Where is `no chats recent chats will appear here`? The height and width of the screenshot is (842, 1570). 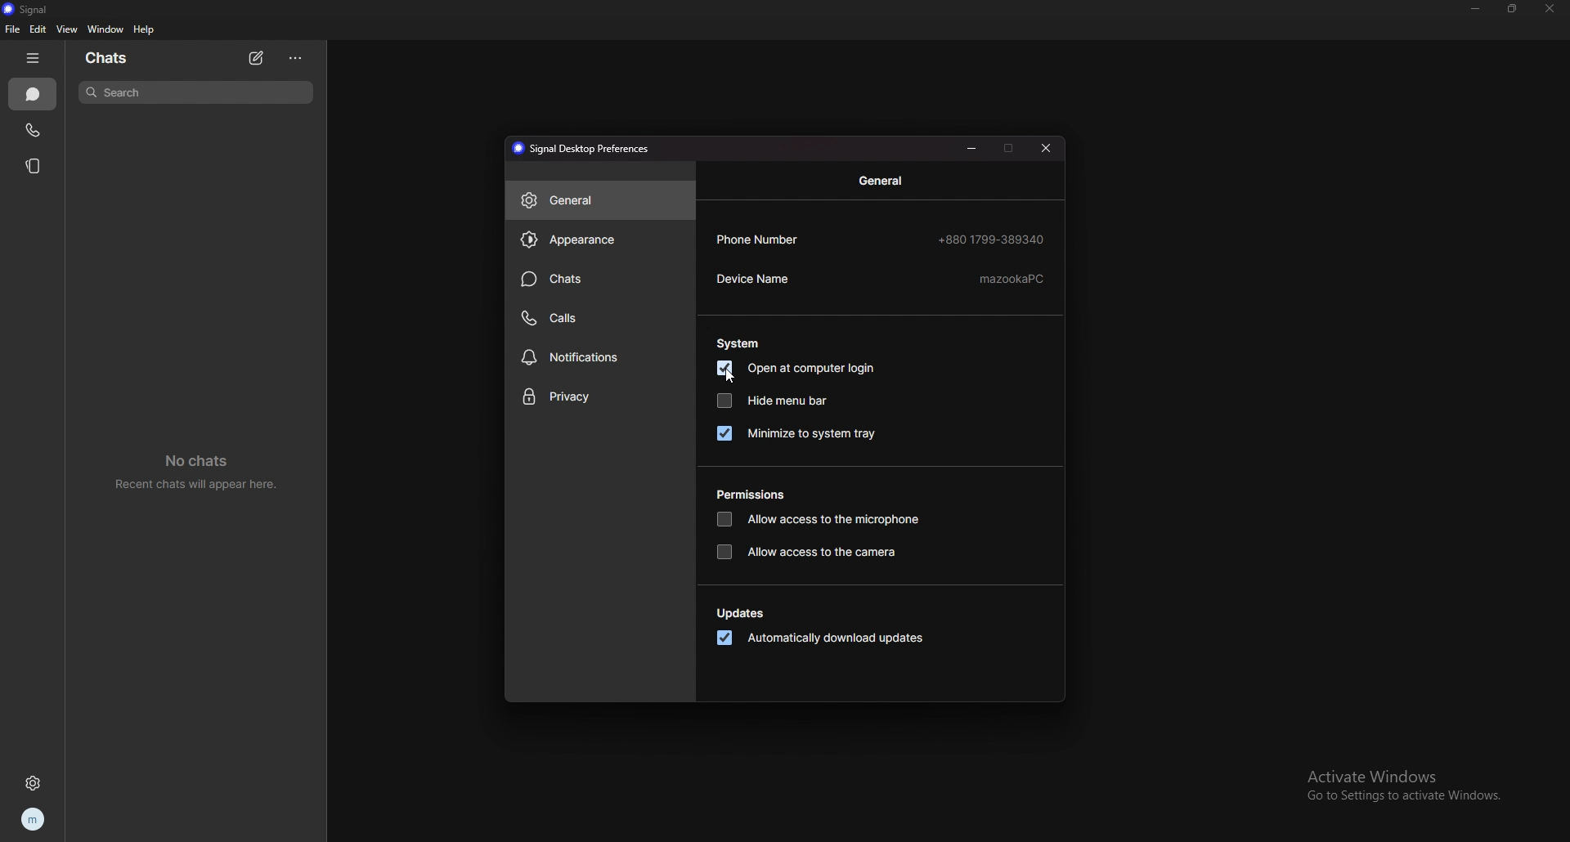 no chats recent chats will appear here is located at coordinates (203, 473).